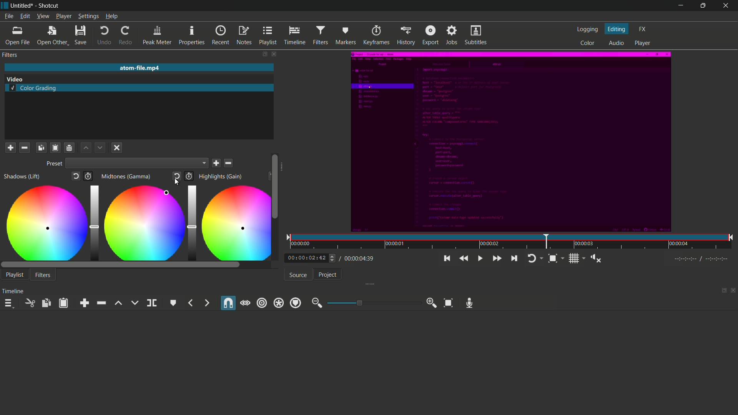 The height and width of the screenshot is (415, 738). What do you see at coordinates (118, 303) in the screenshot?
I see `lift` at bounding box center [118, 303].